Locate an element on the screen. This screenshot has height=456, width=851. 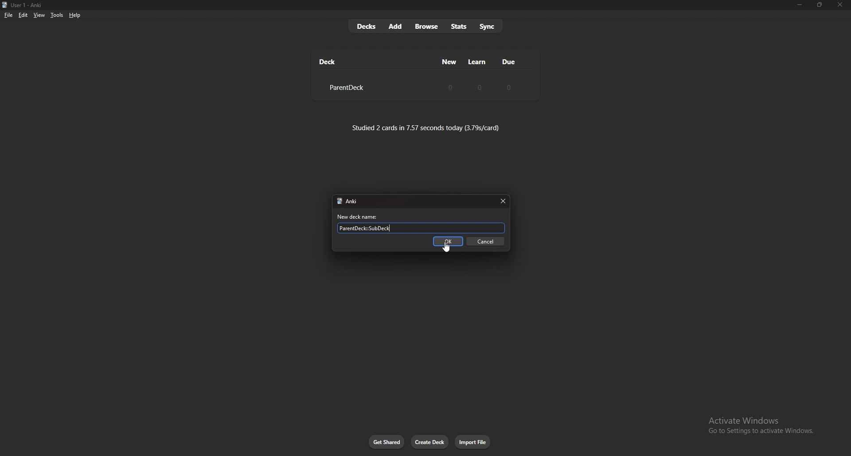
tools is located at coordinates (57, 15).